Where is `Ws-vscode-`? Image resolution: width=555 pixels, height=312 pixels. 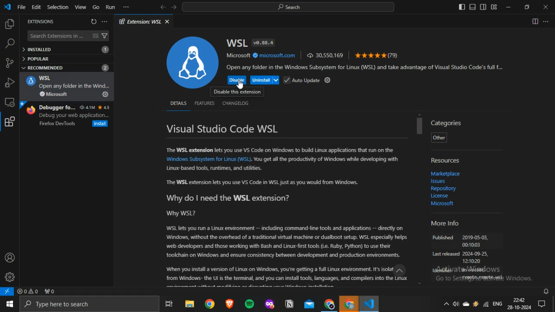 Ws-vscode- is located at coordinates (472, 270).